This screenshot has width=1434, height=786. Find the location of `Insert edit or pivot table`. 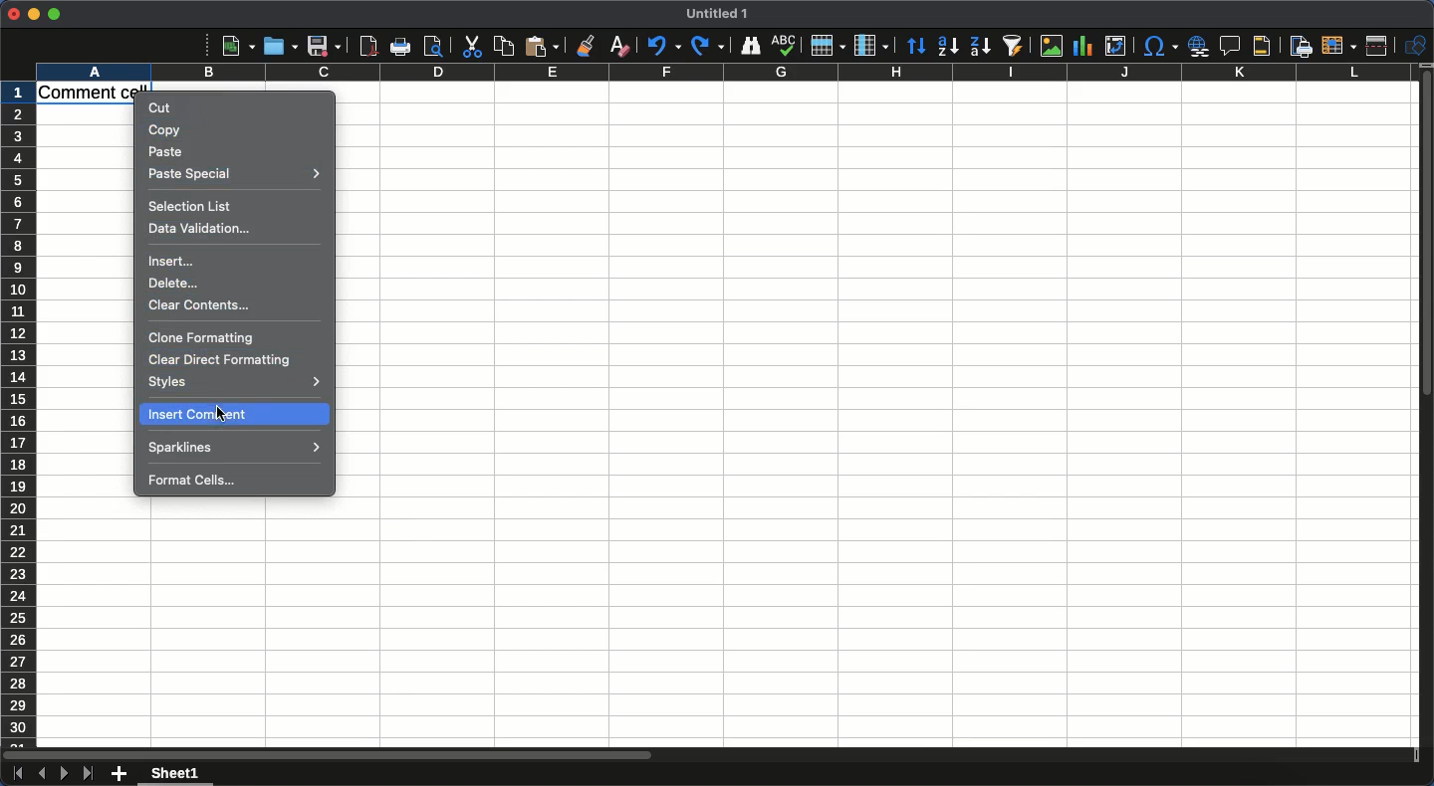

Insert edit or pivot table is located at coordinates (1115, 45).